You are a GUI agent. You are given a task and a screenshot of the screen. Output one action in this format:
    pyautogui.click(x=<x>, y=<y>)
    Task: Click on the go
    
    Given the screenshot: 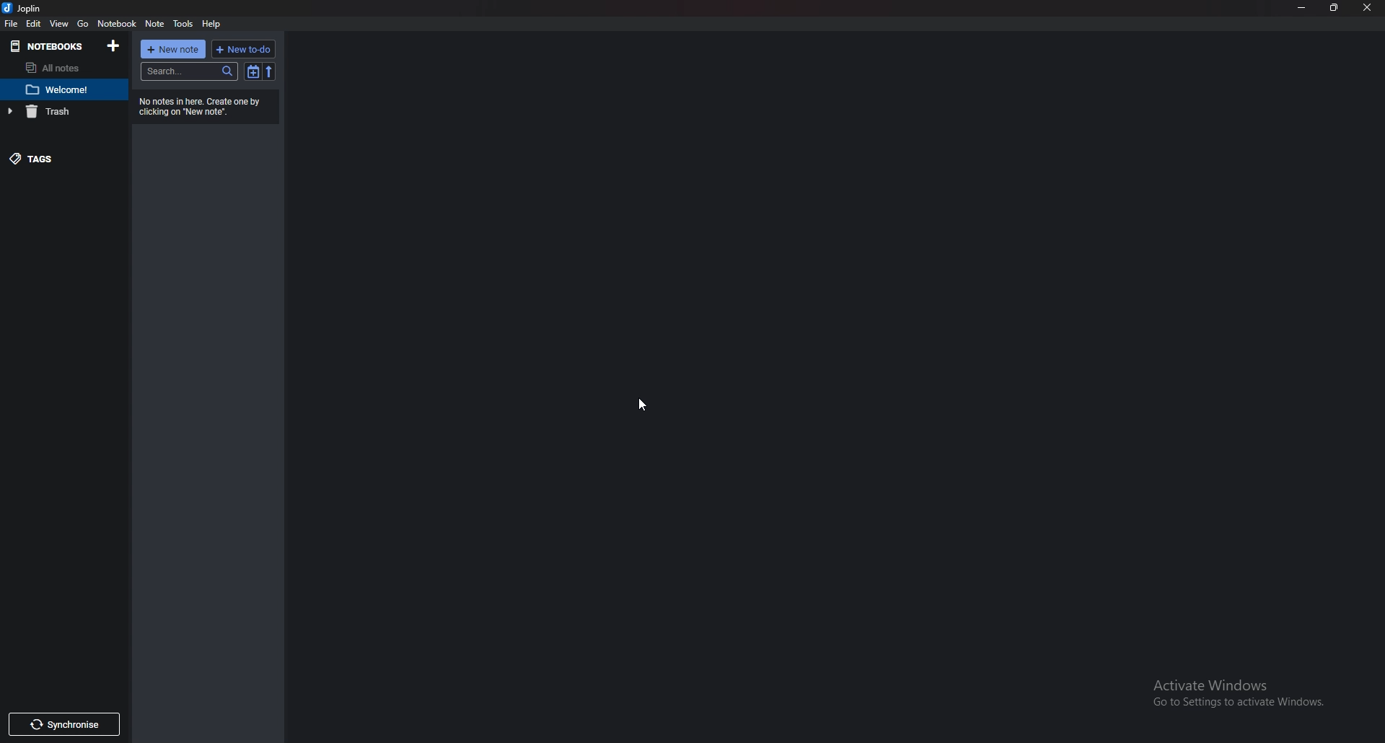 What is the action you would take?
    pyautogui.click(x=85, y=21)
    